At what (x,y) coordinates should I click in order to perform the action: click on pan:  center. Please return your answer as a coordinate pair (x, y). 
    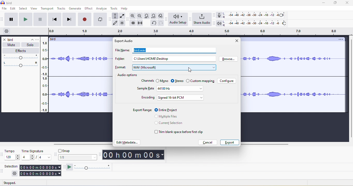
    Looking at the image, I should click on (21, 64).